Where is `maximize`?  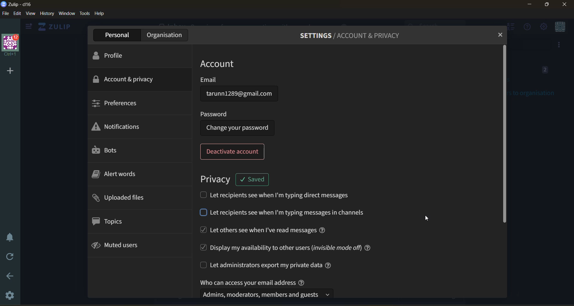 maximize is located at coordinates (546, 5).